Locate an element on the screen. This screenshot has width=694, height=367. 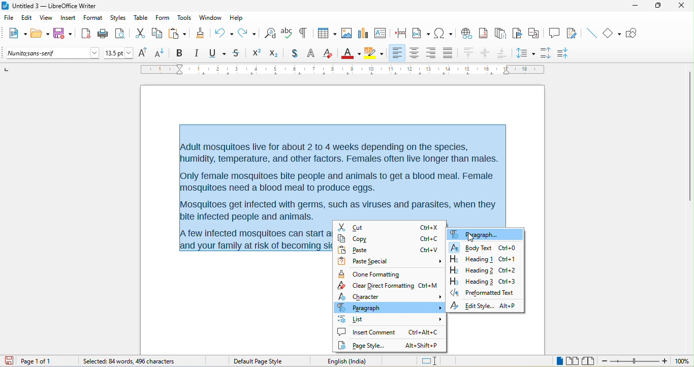
standard selection is located at coordinates (430, 361).